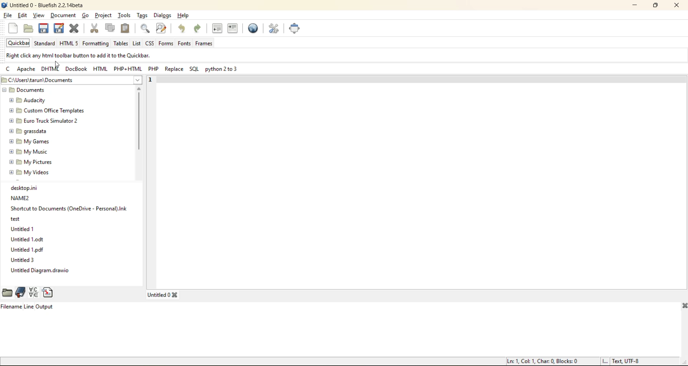 The width and height of the screenshot is (688, 366). I want to click on maximize, so click(658, 5).